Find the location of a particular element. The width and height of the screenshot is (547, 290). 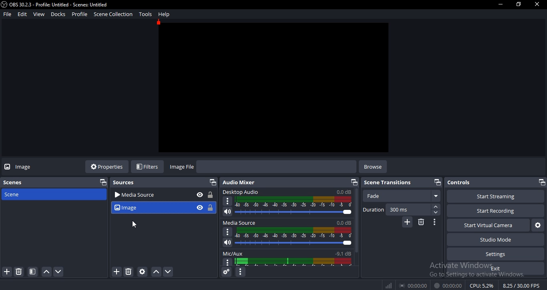

studio mode is located at coordinates (497, 241).